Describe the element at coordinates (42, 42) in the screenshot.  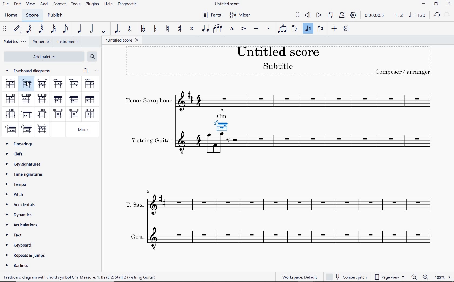
I see `PROPERTIES` at that location.